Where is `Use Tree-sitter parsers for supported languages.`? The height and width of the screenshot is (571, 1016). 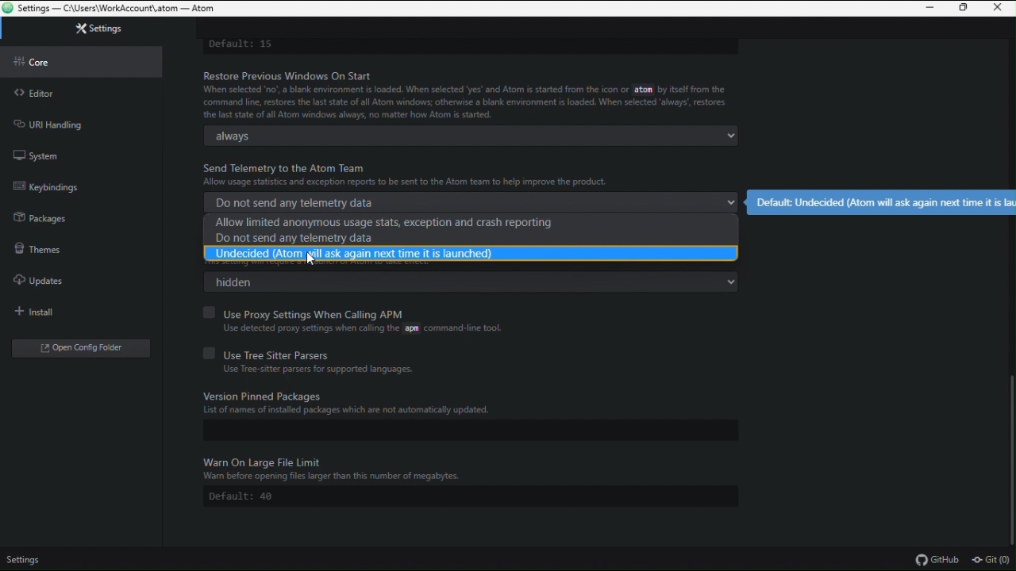
Use Tree-sitter parsers for supported languages. is located at coordinates (321, 370).